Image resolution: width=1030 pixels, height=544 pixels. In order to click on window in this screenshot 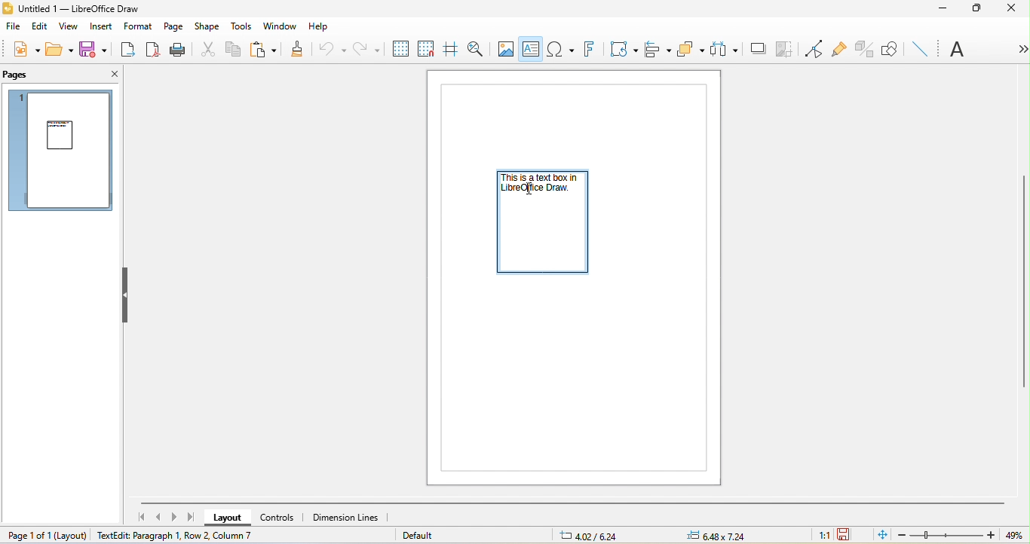, I will do `click(280, 27)`.